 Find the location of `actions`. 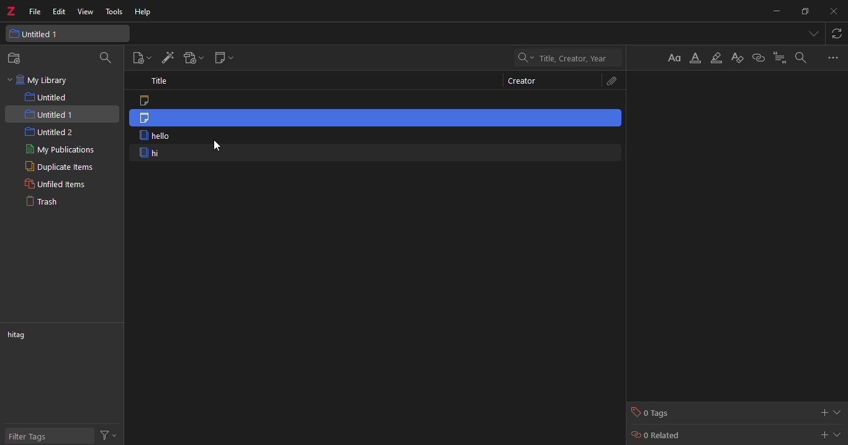

actions is located at coordinates (112, 433).